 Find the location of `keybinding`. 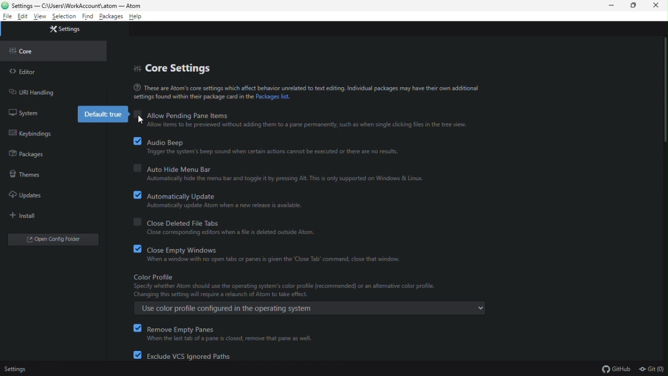

keybinding is located at coordinates (32, 134).